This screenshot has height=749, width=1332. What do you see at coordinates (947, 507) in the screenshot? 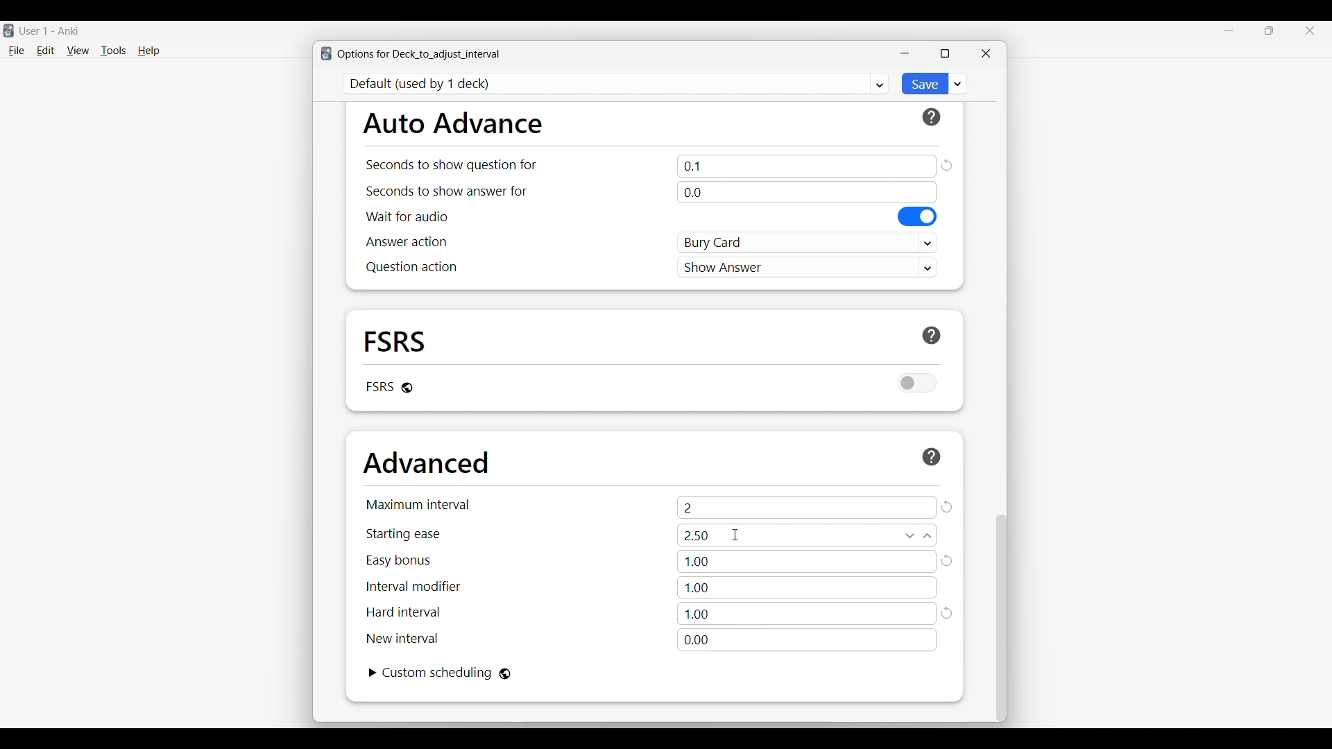
I see `reload` at bounding box center [947, 507].